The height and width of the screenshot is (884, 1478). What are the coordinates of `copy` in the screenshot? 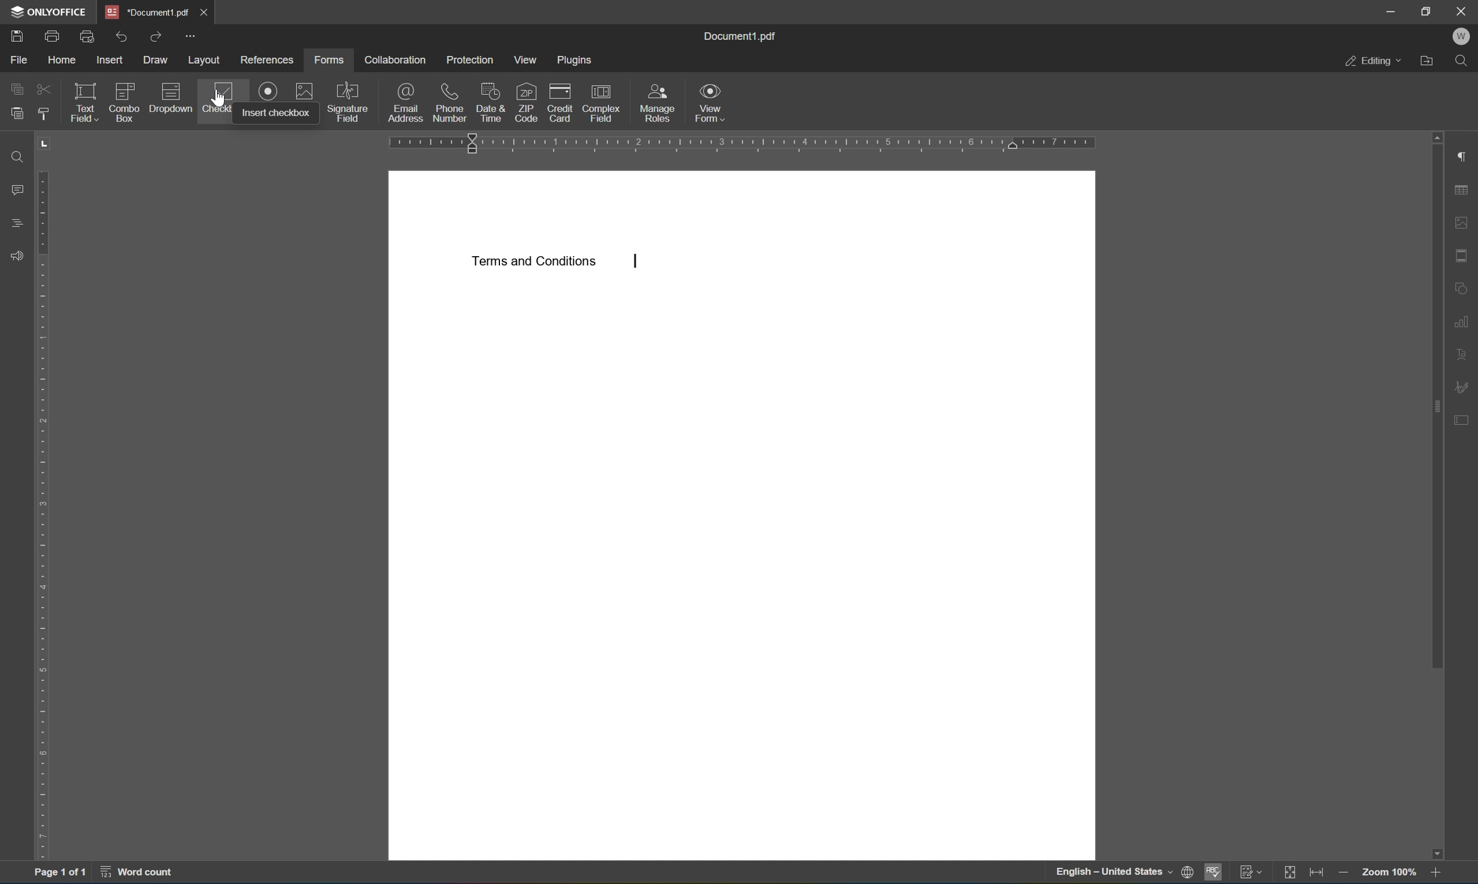 It's located at (18, 89).